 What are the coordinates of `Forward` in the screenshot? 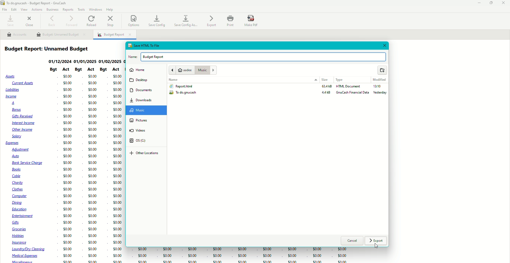 It's located at (71, 20).